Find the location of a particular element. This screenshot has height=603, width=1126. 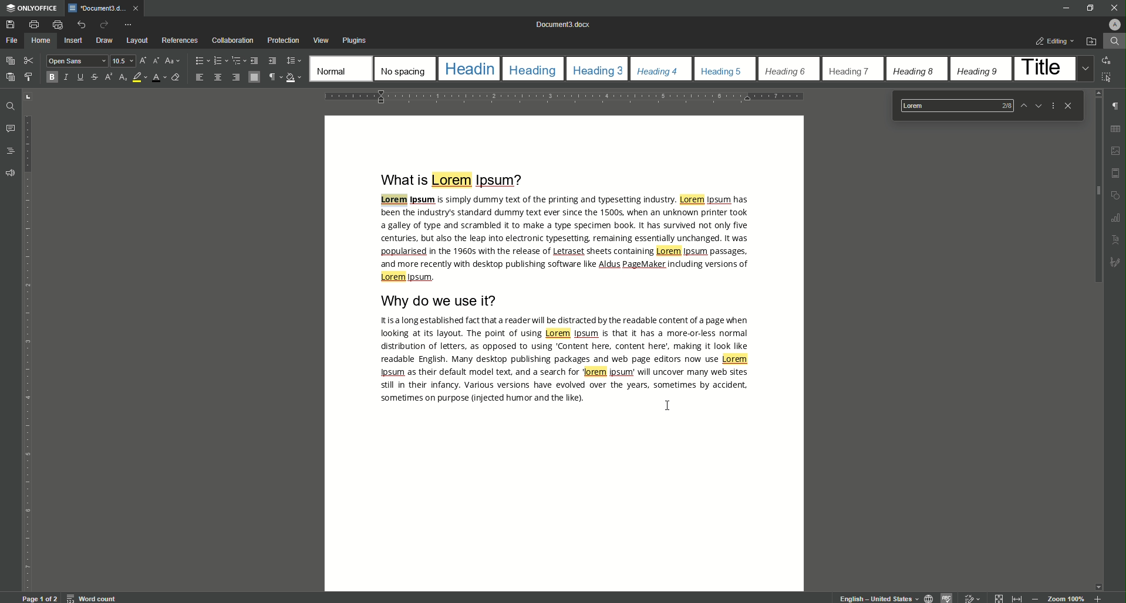

spelling check is located at coordinates (948, 597).